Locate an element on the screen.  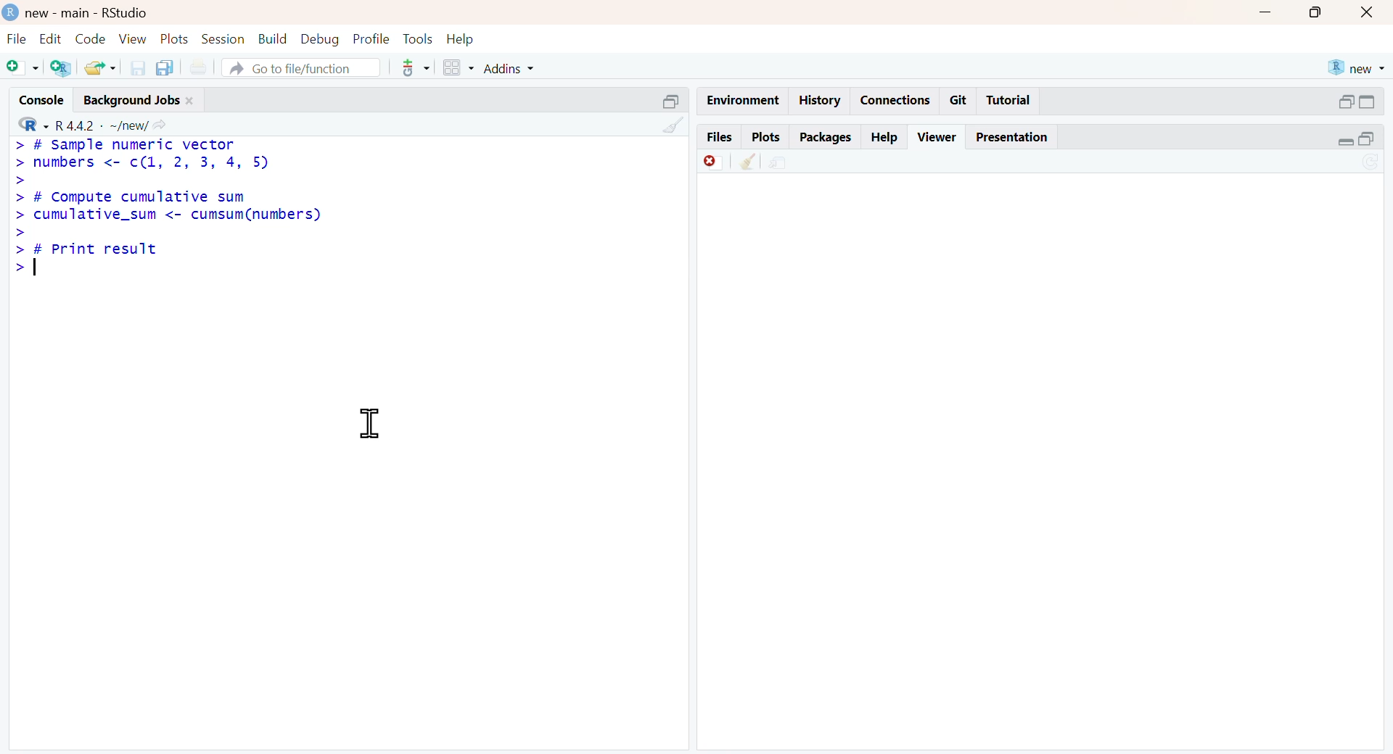
new is located at coordinates (1357, 68).